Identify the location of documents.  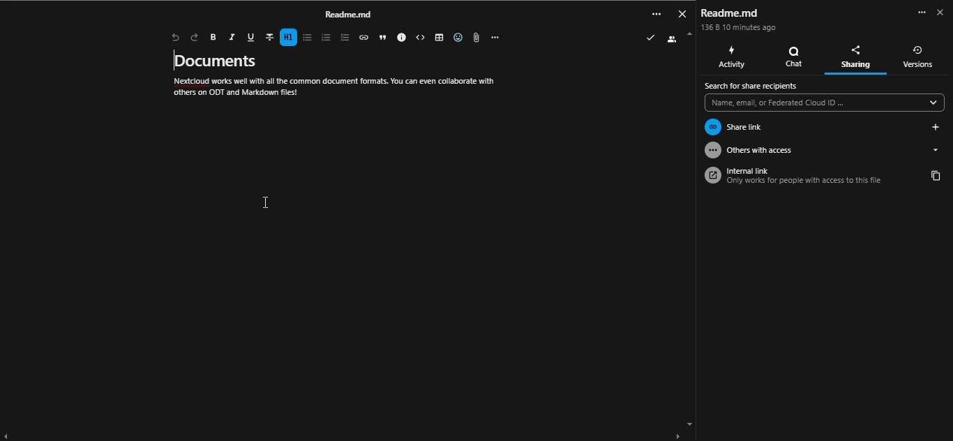
(221, 59).